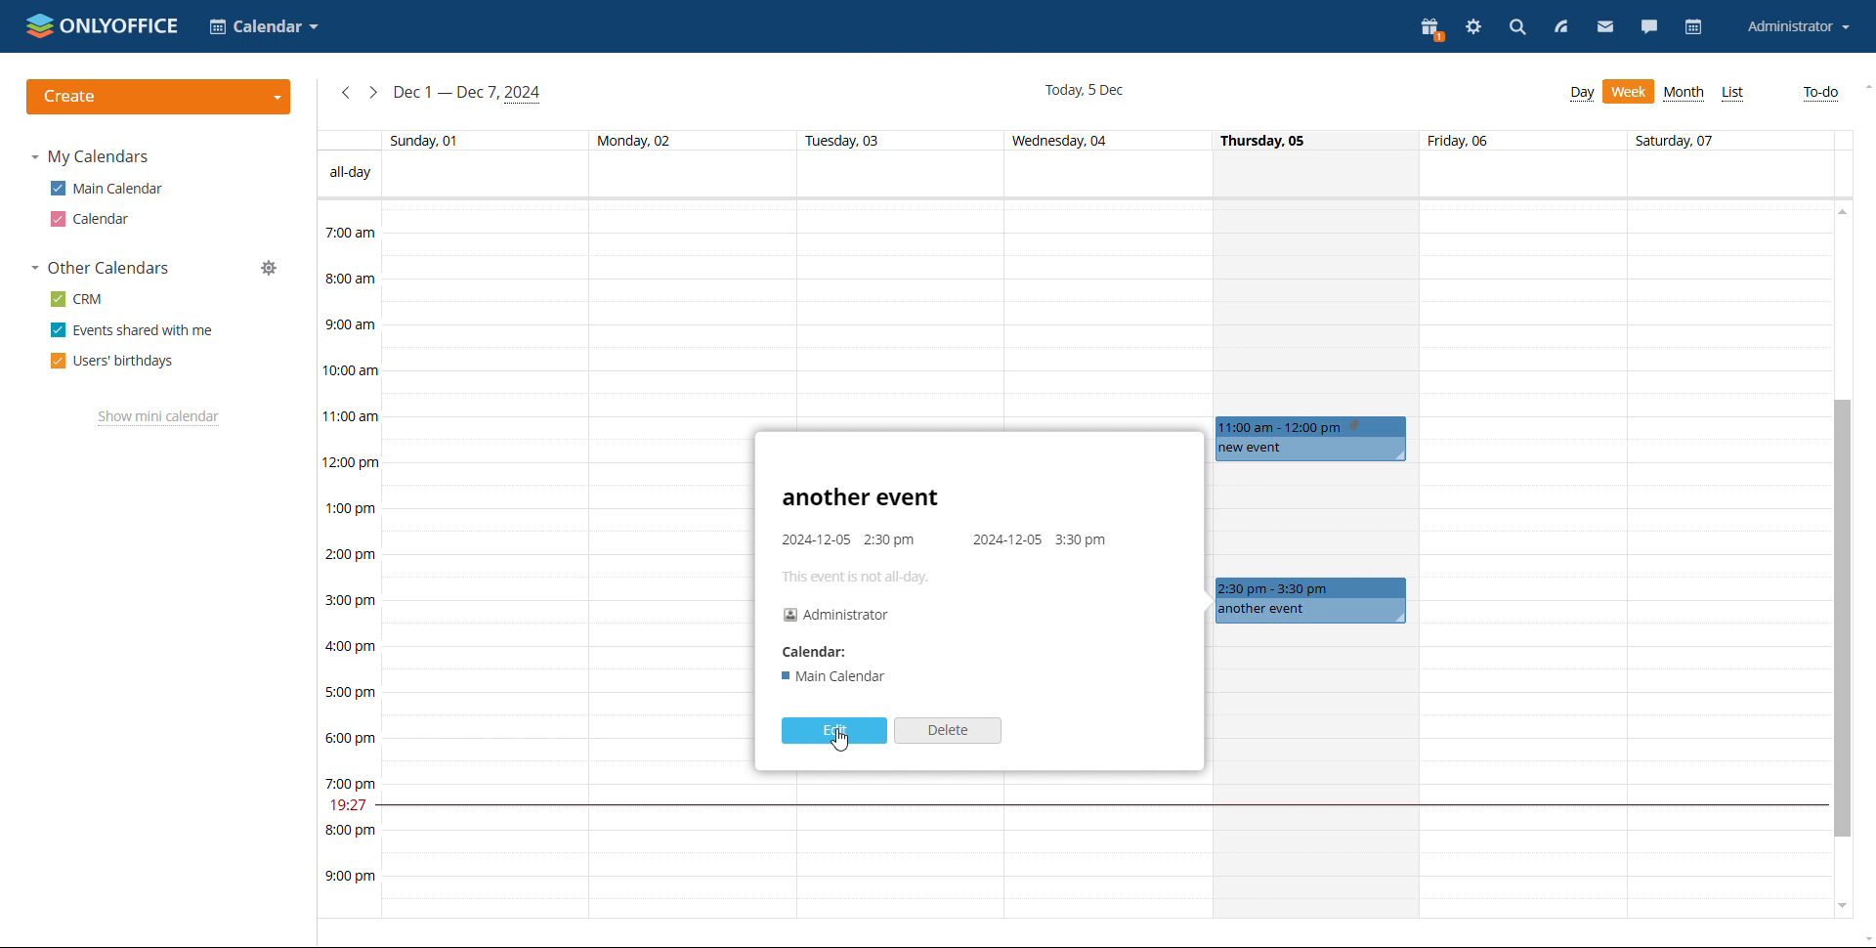  I want to click on This event is not all-day., so click(865, 579).